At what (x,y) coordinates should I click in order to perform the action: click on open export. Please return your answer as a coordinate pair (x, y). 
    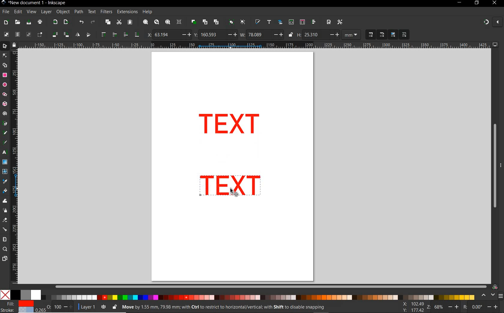
    Looking at the image, I should click on (66, 22).